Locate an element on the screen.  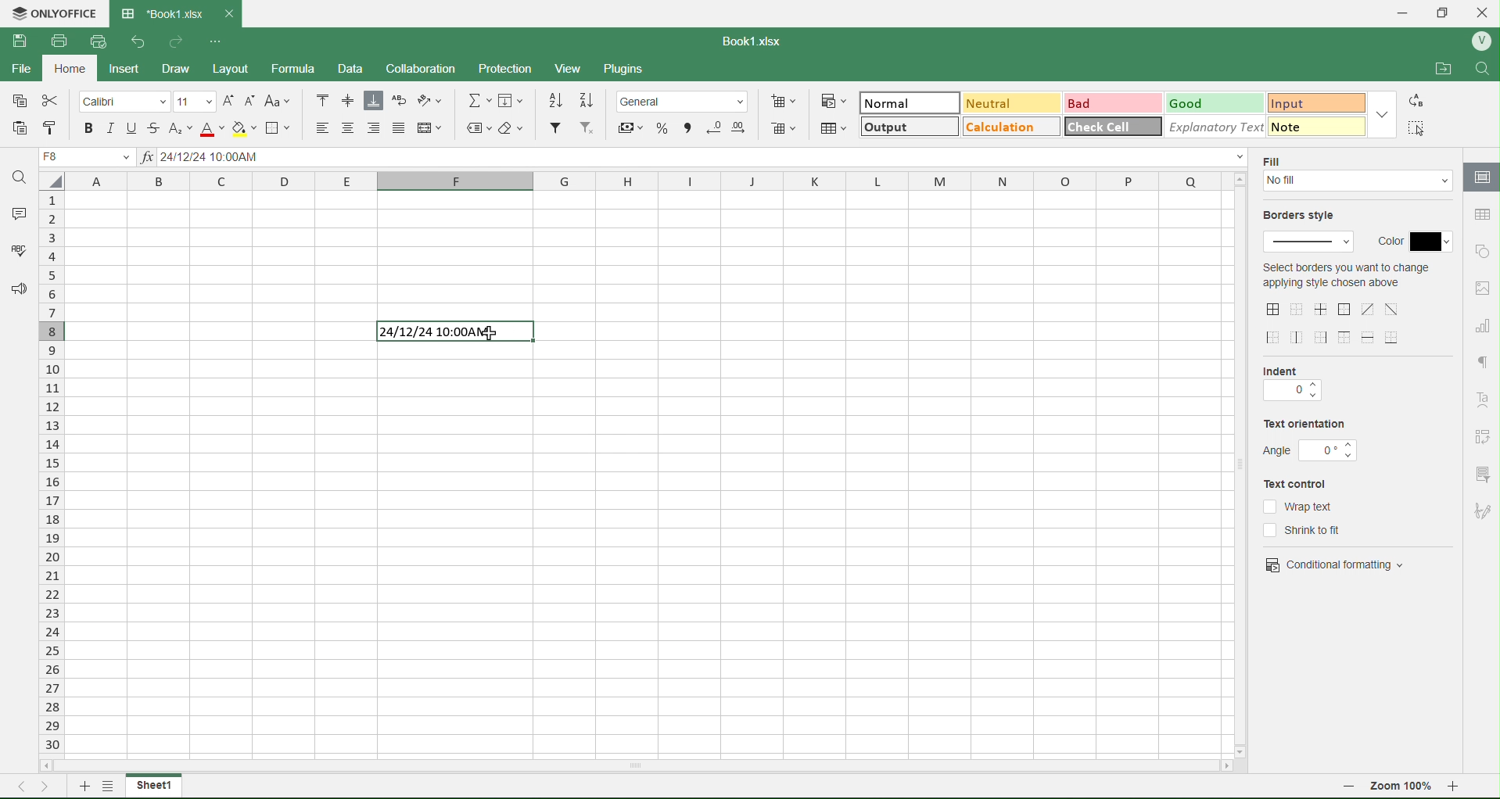
vertical scrol bar is located at coordinates (1240, 464).